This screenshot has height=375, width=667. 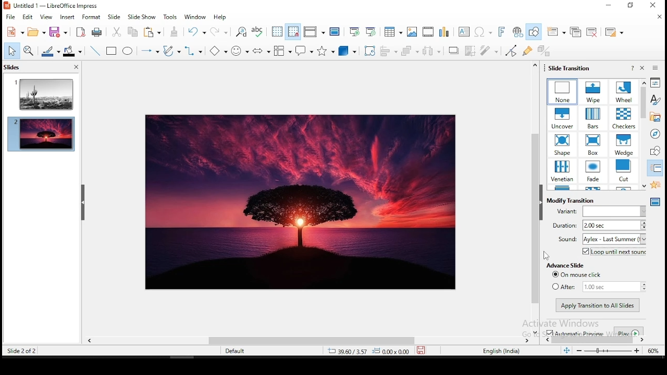 What do you see at coordinates (501, 32) in the screenshot?
I see `fontwork text` at bounding box center [501, 32].